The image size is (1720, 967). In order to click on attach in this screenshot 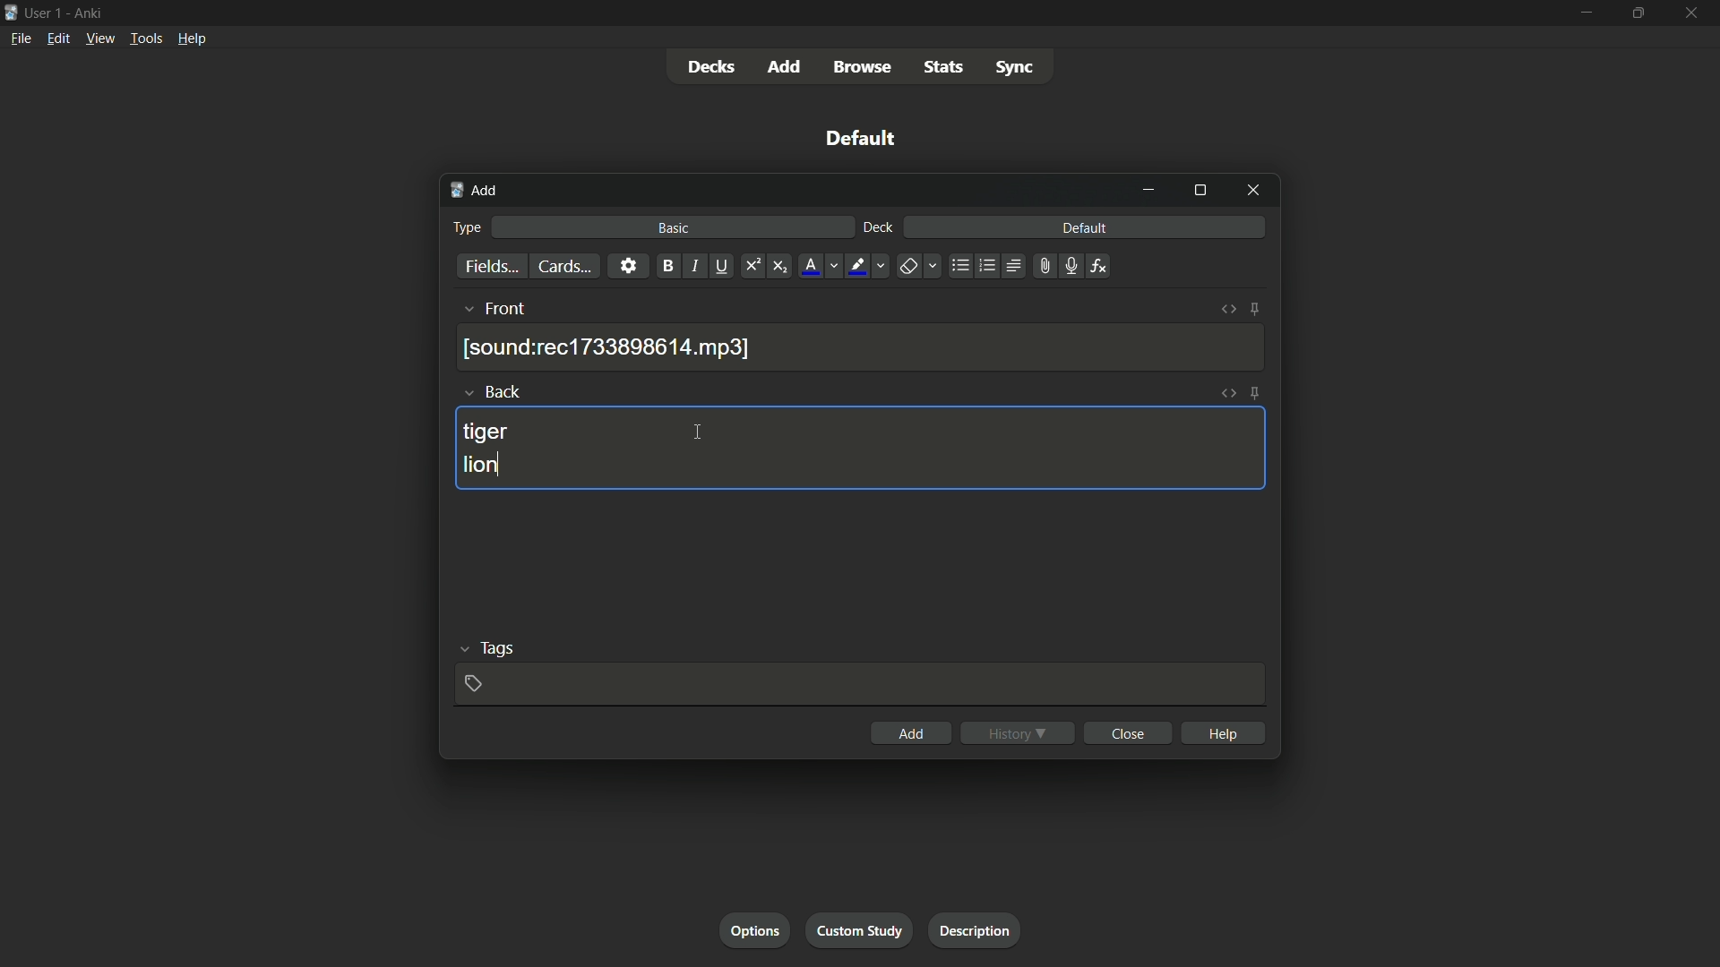, I will do `click(1041, 266)`.